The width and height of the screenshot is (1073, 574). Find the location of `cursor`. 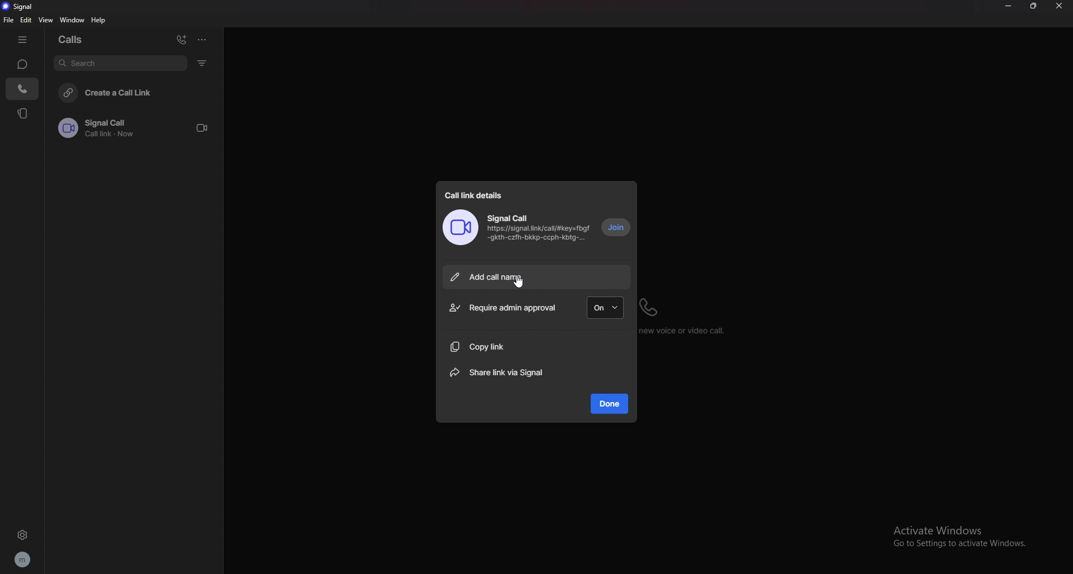

cursor is located at coordinates (517, 282).